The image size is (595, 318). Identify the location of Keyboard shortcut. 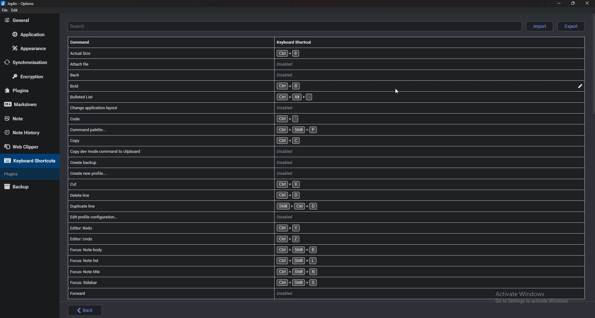
(297, 42).